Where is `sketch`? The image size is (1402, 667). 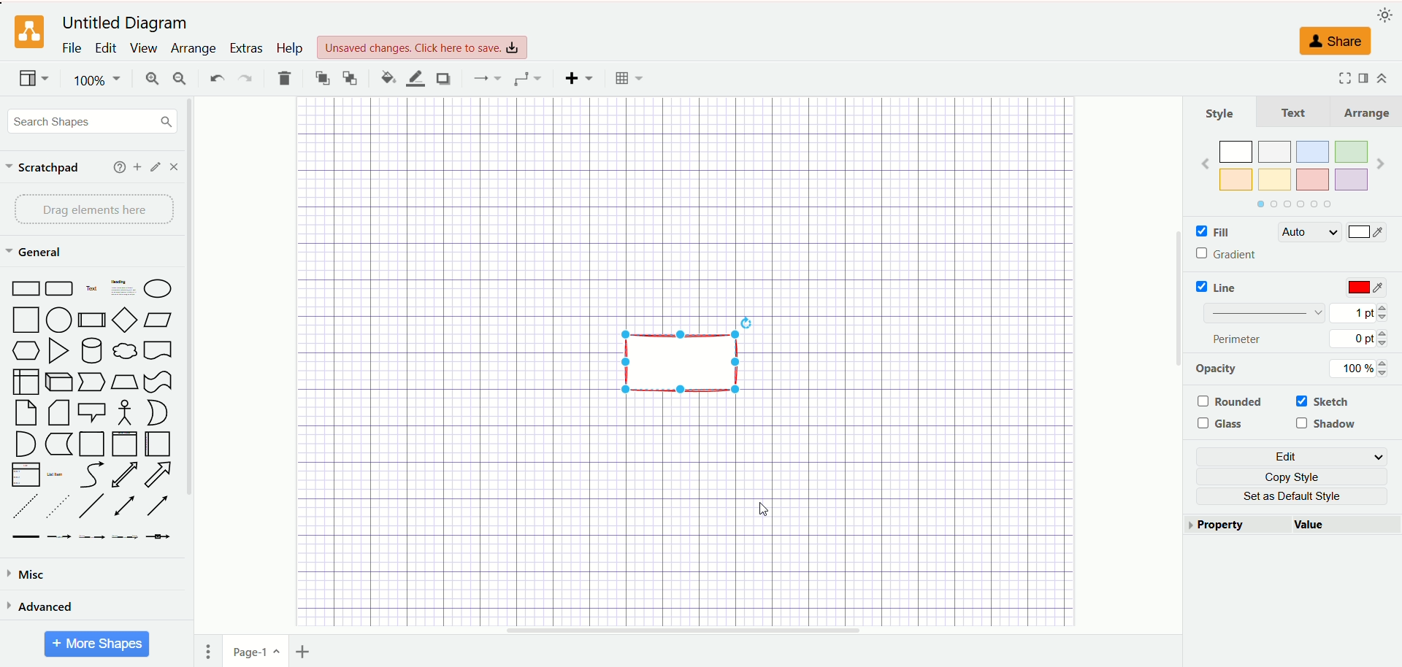 sketch is located at coordinates (1320, 401).